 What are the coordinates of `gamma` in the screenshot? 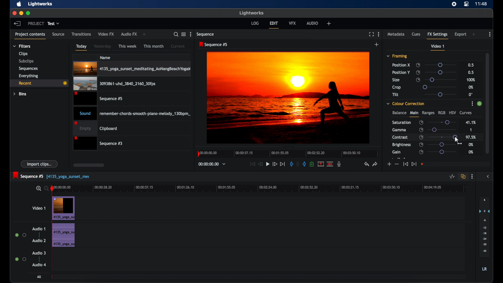 It's located at (399, 130).